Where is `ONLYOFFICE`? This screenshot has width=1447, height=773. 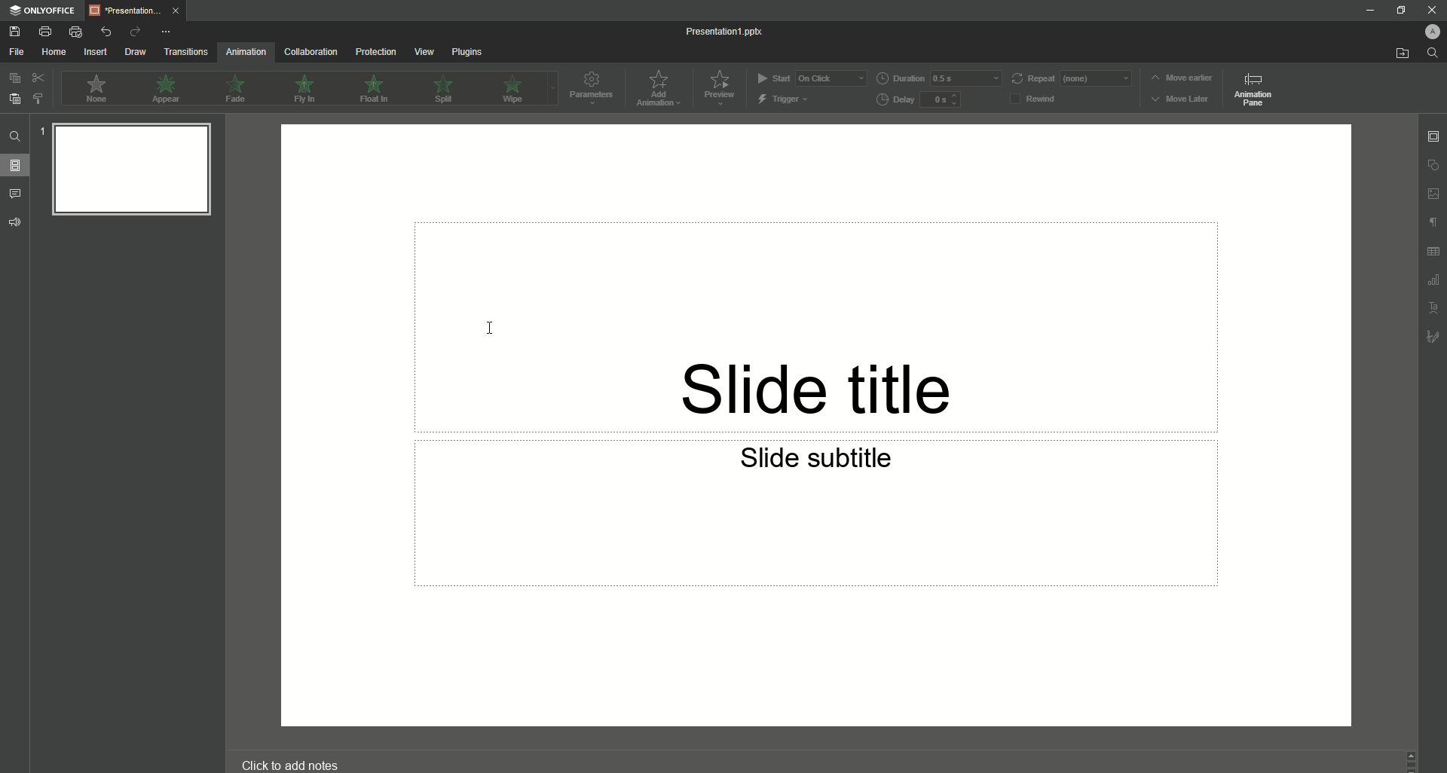
ONLYOFFICE is located at coordinates (41, 11).